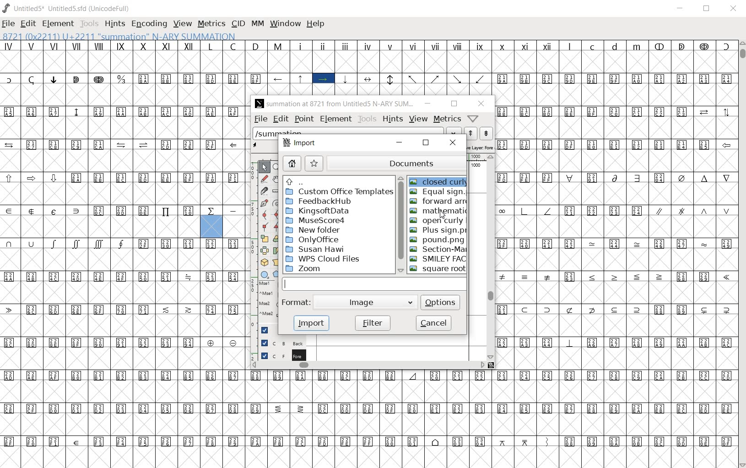  Describe the element at coordinates (316, 249) in the screenshot. I see `Susan Hawi` at that location.